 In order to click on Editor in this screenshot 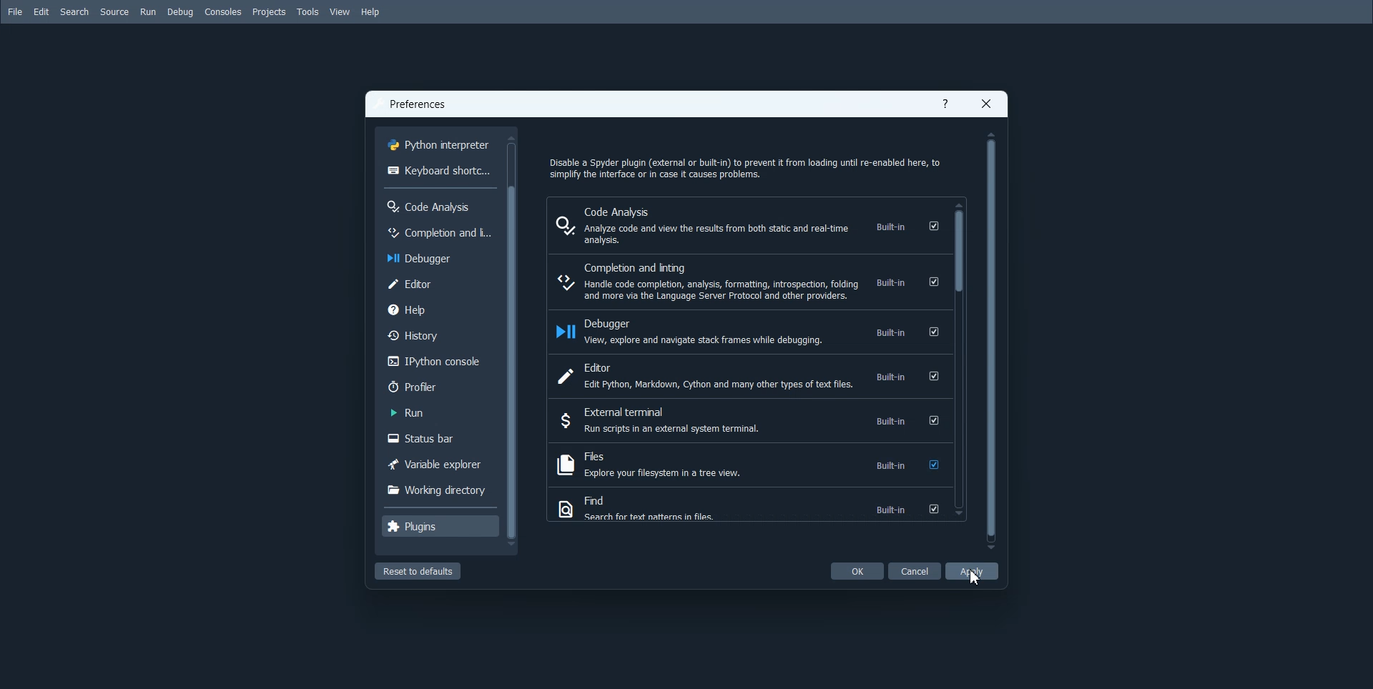, I will do `click(438, 283)`.